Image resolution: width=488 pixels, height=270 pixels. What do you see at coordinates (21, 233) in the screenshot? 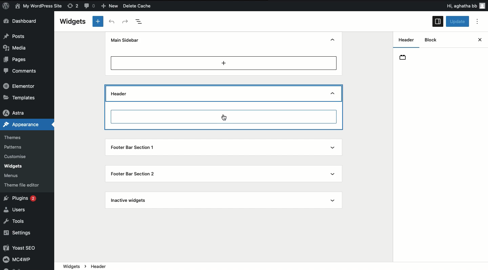
I see `Settings` at bounding box center [21, 233].